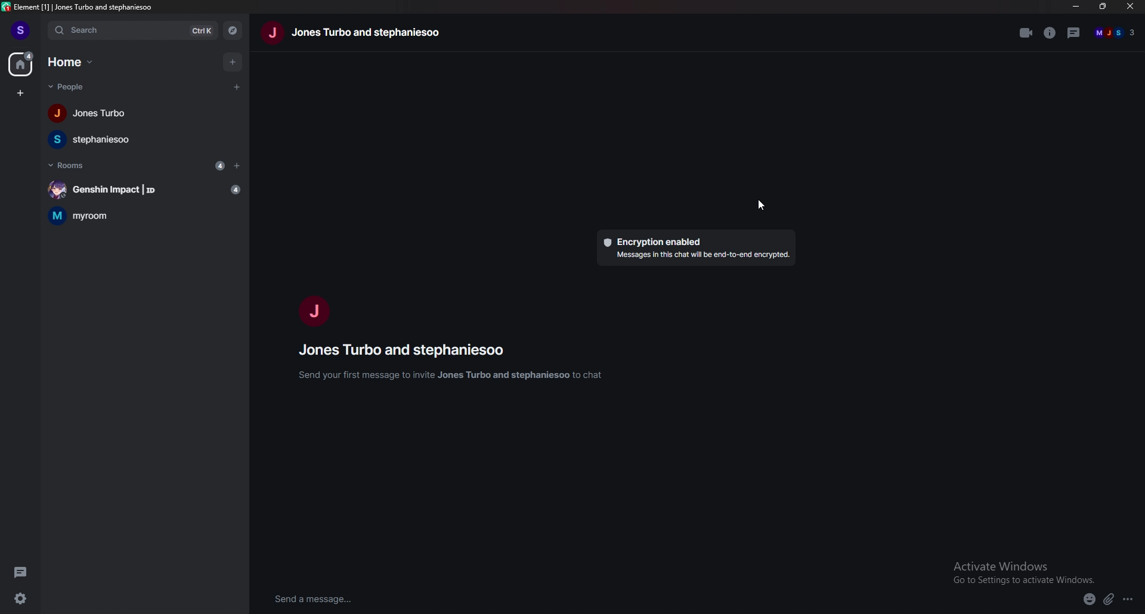 Image resolution: width=1145 pixels, height=614 pixels. Describe the element at coordinates (455, 379) in the screenshot. I see `Send your first message to invite jones turbo and stephaniesoo to chat` at that location.